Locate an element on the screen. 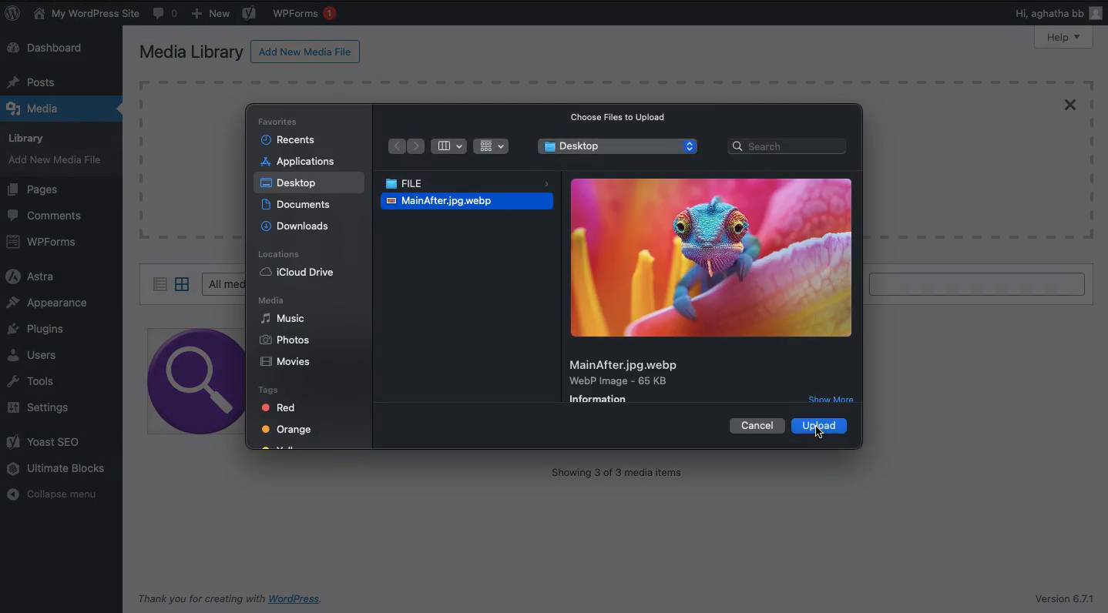  Library is located at coordinates (32, 136).